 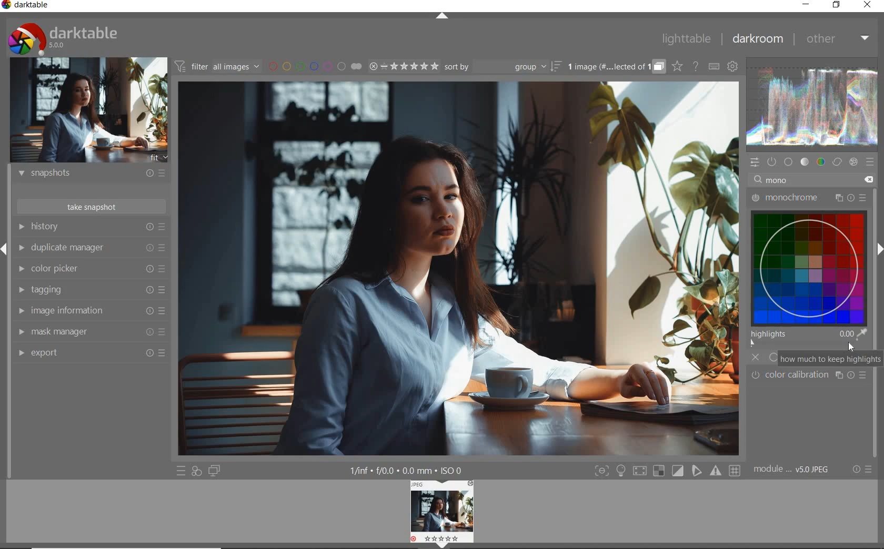 What do you see at coordinates (89, 332) in the screenshot?
I see `mask manager` at bounding box center [89, 332].